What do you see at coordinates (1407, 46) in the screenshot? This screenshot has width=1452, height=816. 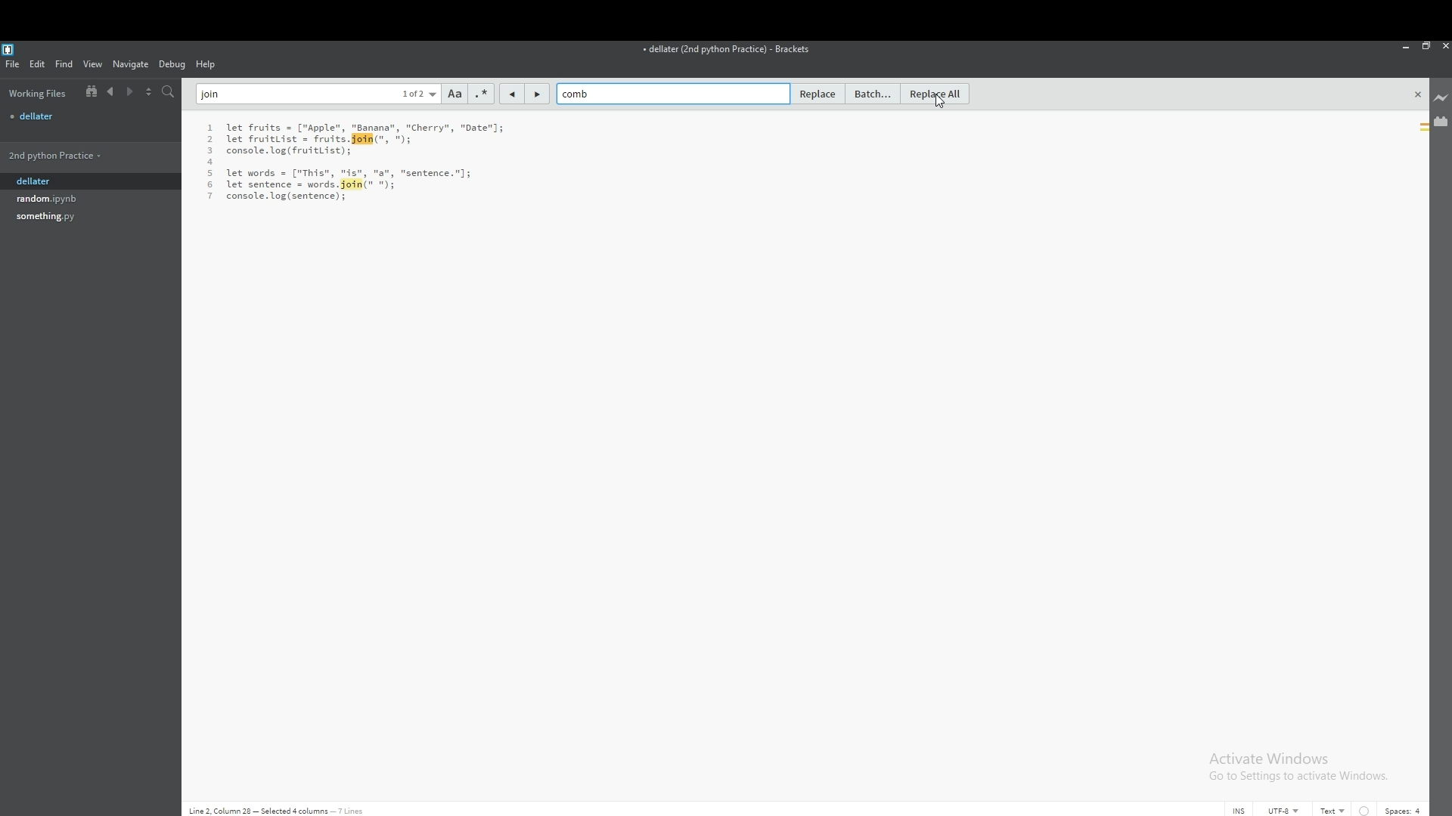 I see `minimize` at bounding box center [1407, 46].